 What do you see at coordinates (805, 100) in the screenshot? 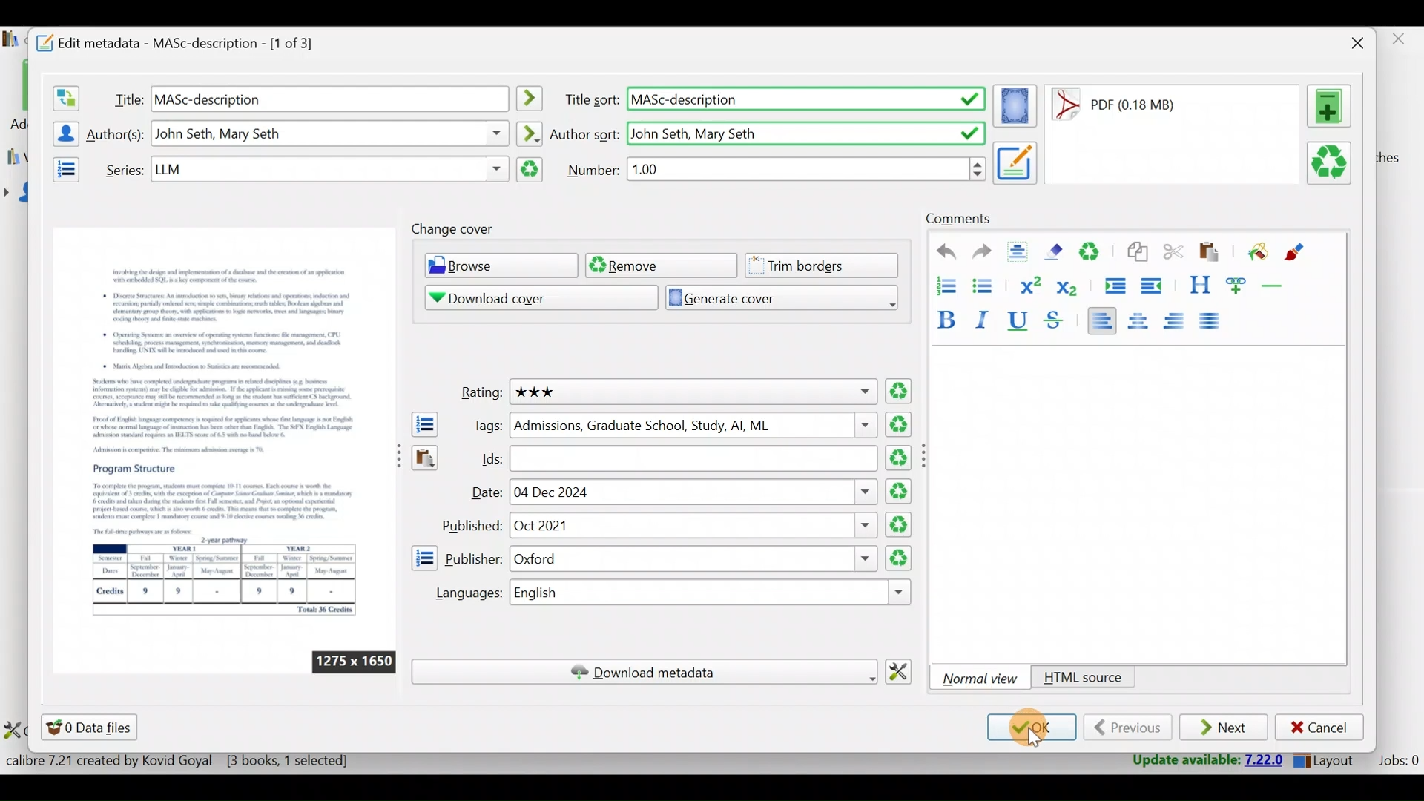
I see `` at bounding box center [805, 100].